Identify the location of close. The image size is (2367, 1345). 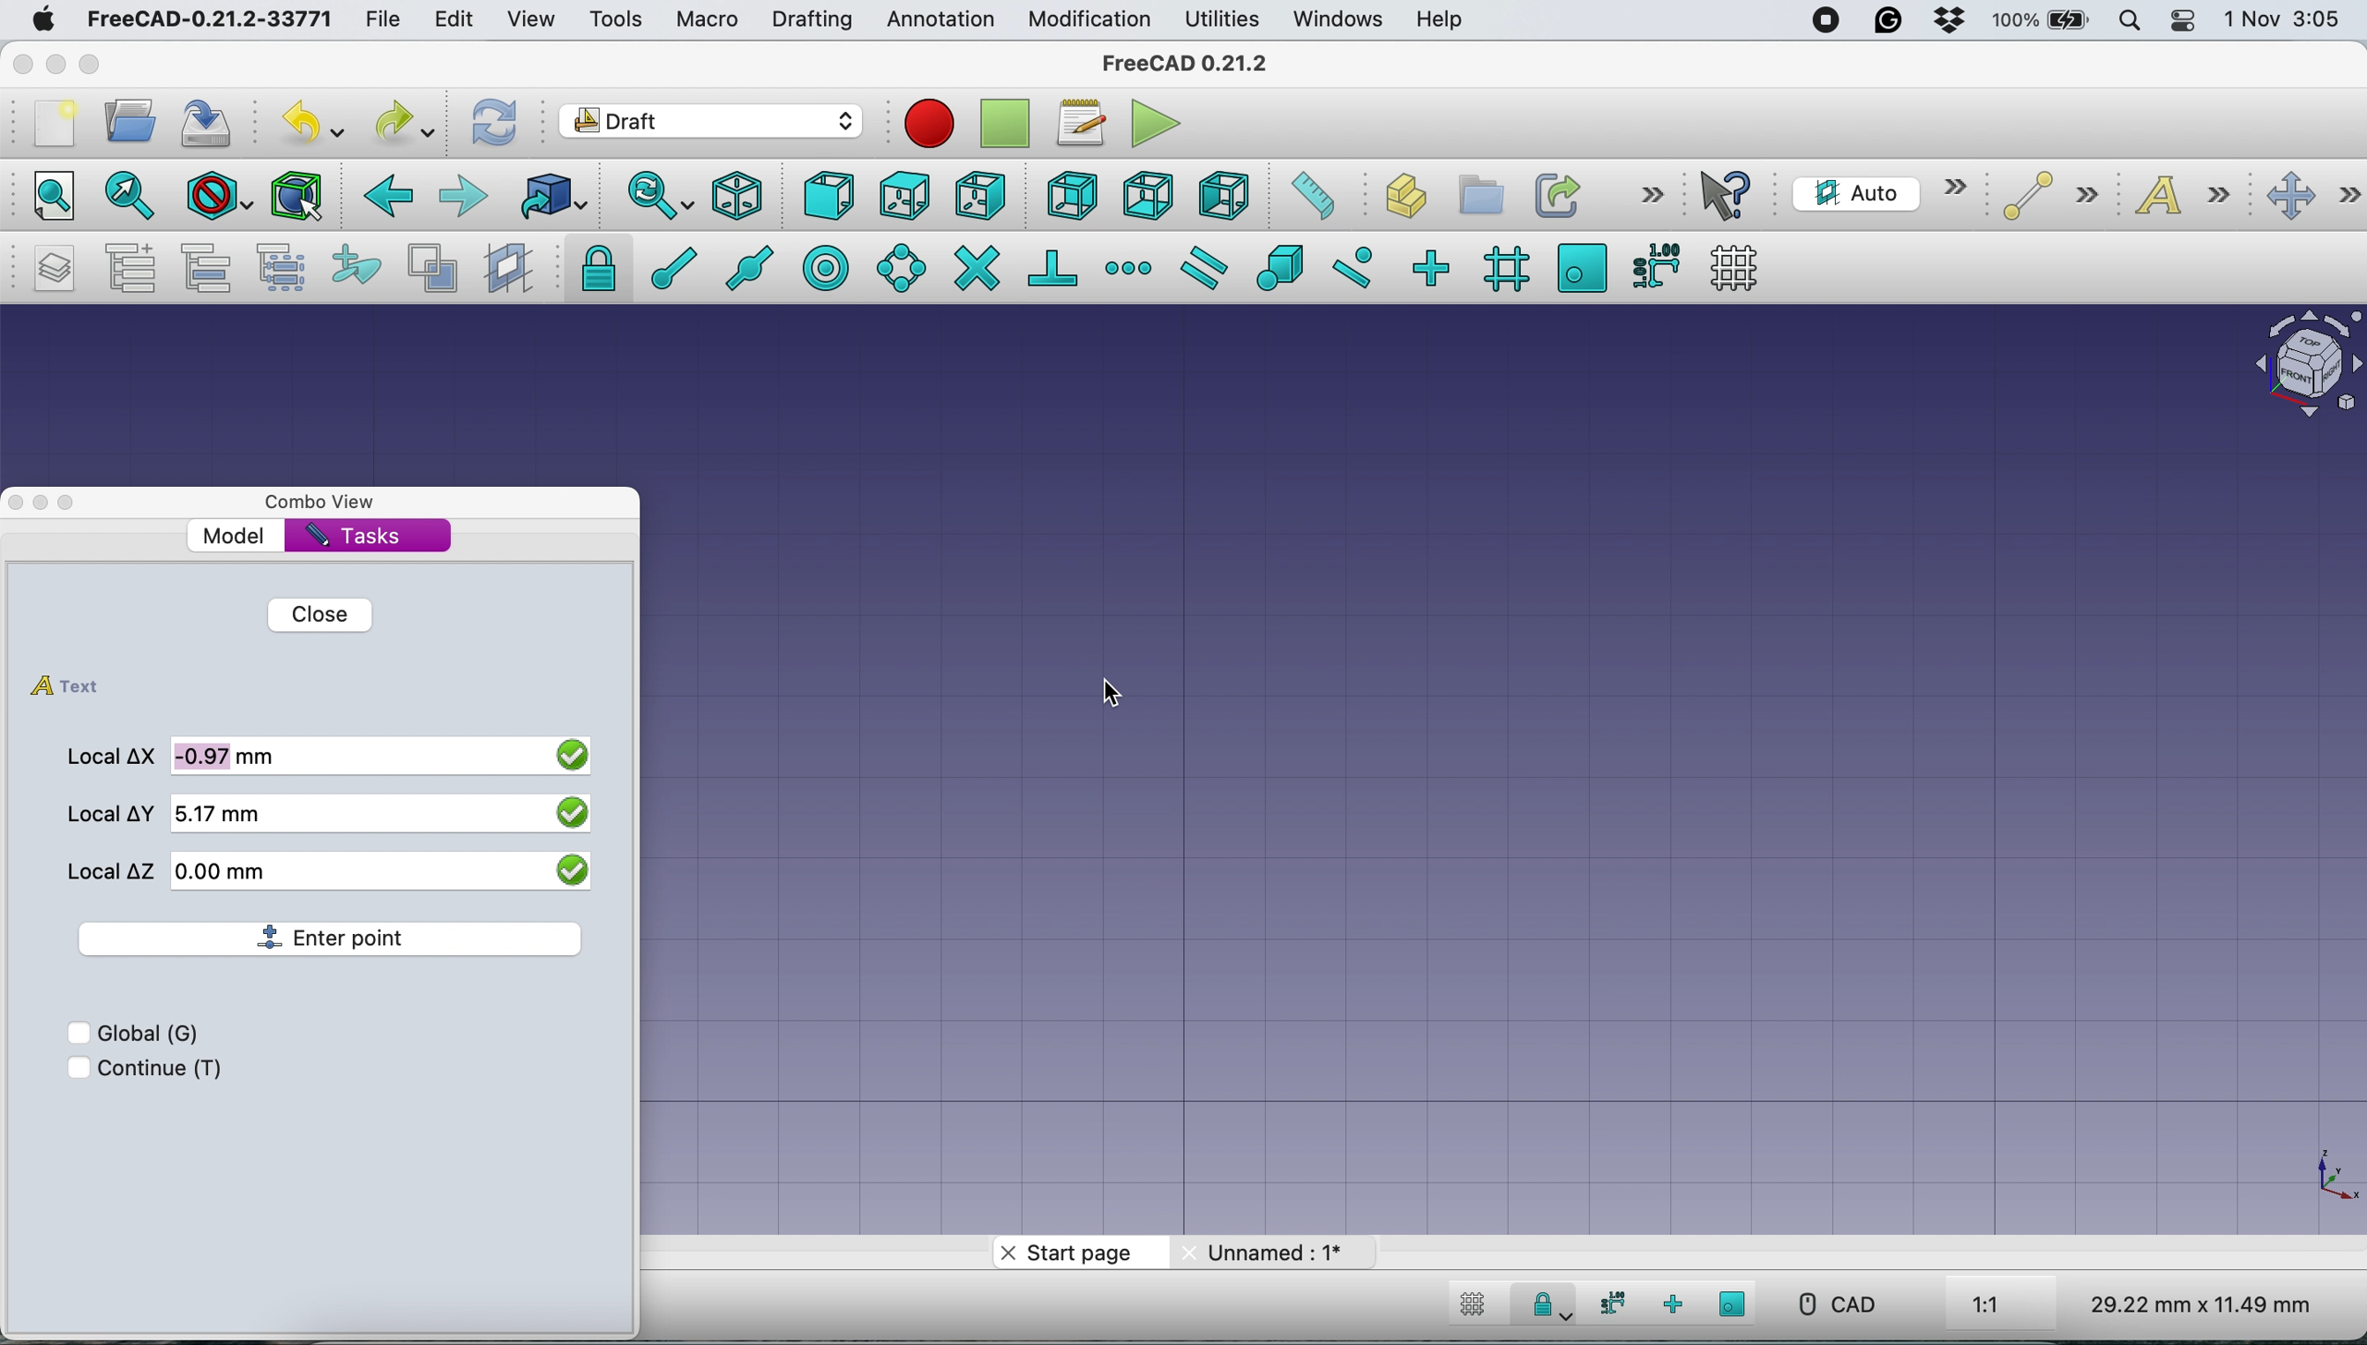
(319, 616).